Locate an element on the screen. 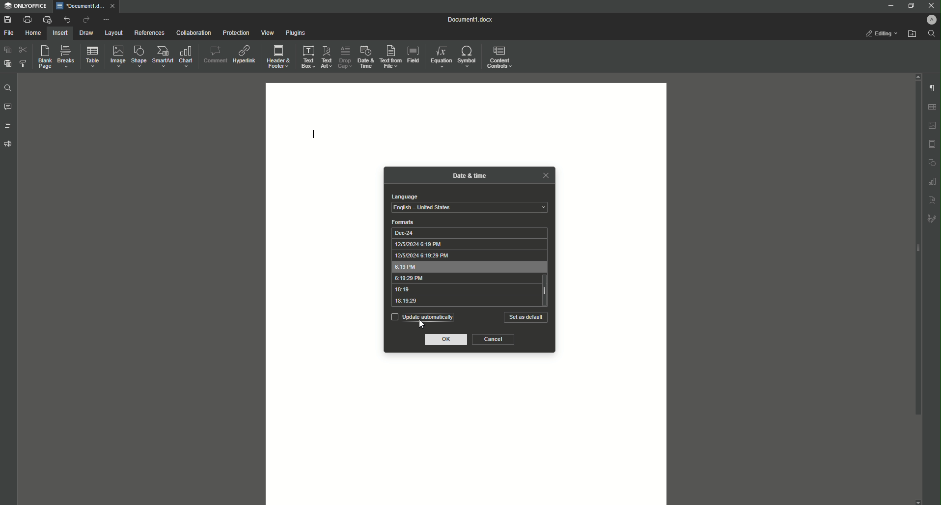 This screenshot has height=505, width=941. Print is located at coordinates (27, 19).